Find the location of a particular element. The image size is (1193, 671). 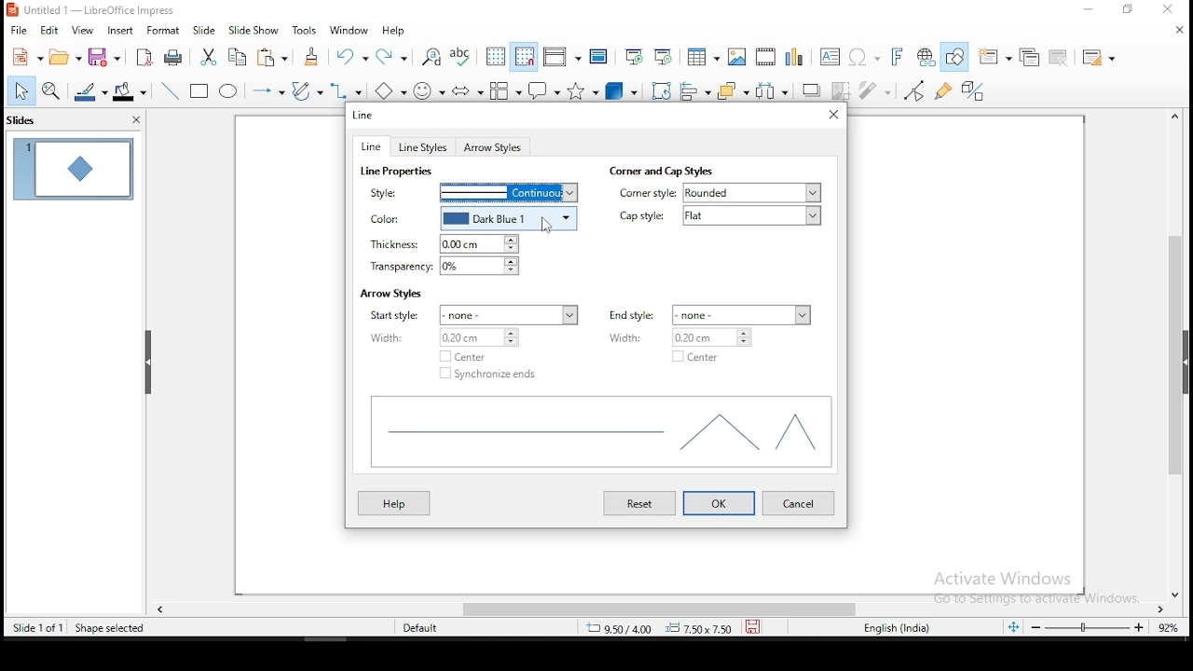

Minimize sidebar is located at coordinates (149, 363).